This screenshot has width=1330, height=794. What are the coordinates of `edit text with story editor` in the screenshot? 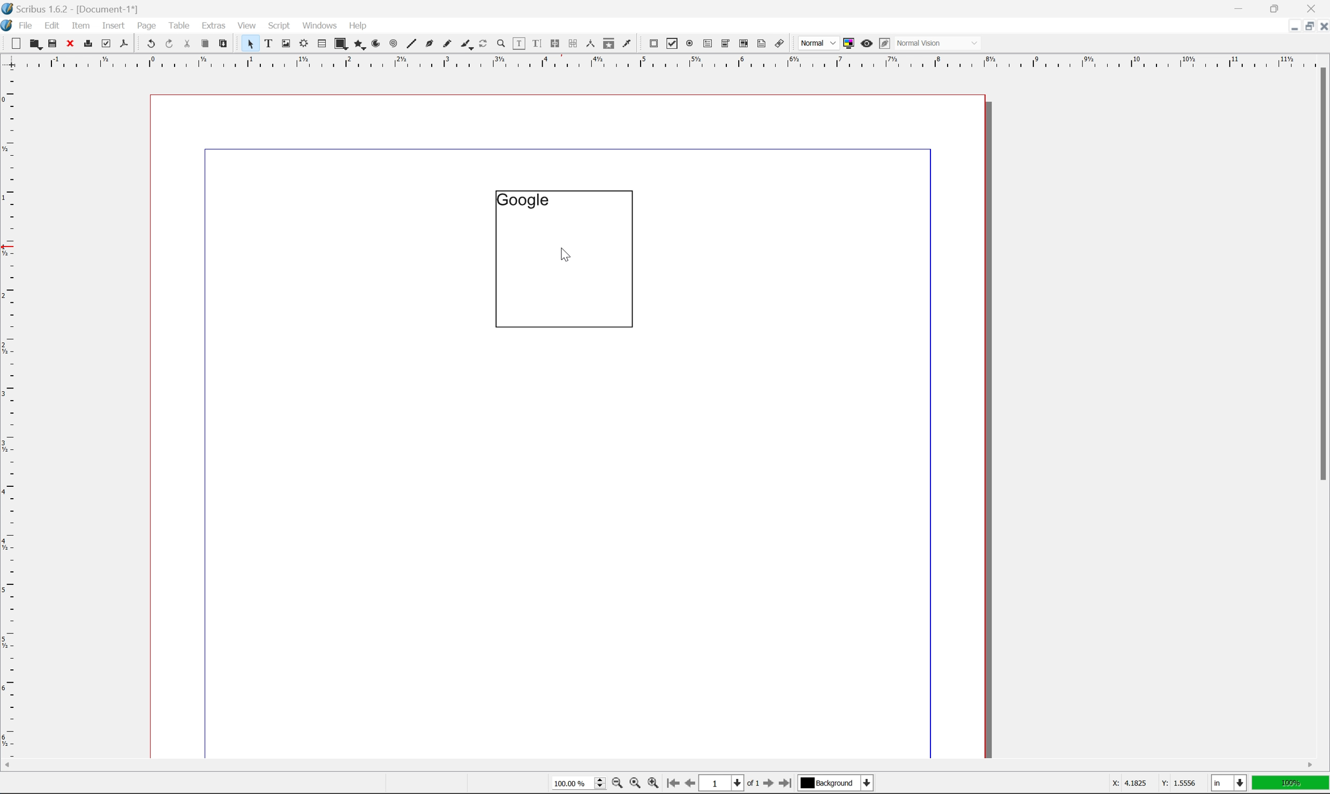 It's located at (535, 43).